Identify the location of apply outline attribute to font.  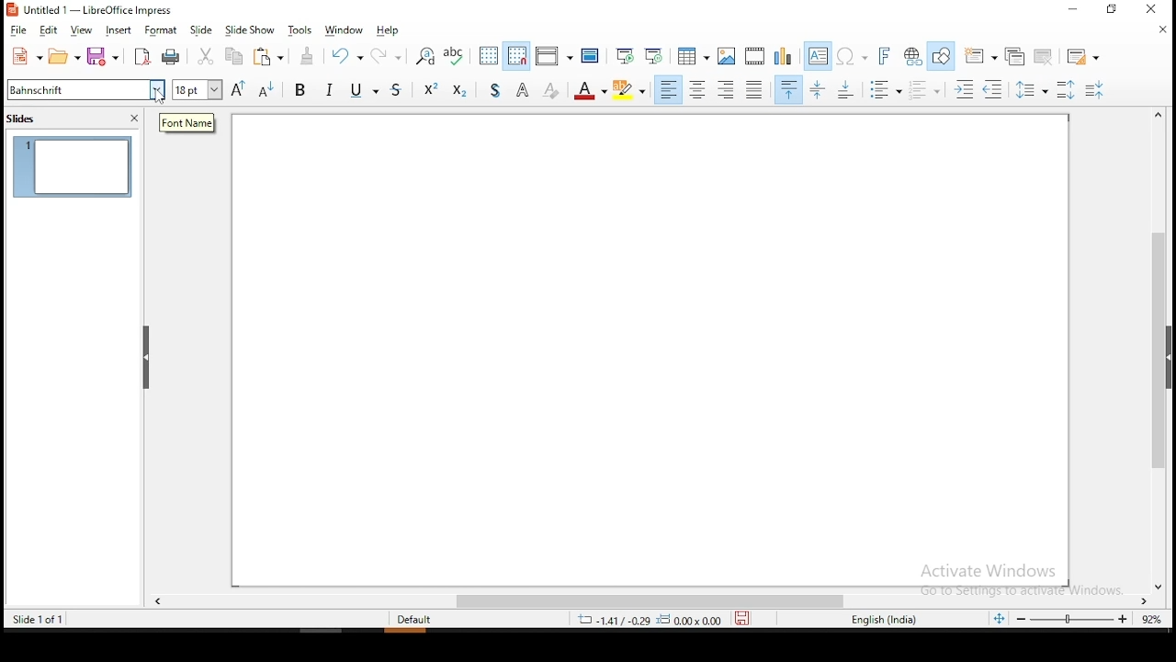
(523, 90).